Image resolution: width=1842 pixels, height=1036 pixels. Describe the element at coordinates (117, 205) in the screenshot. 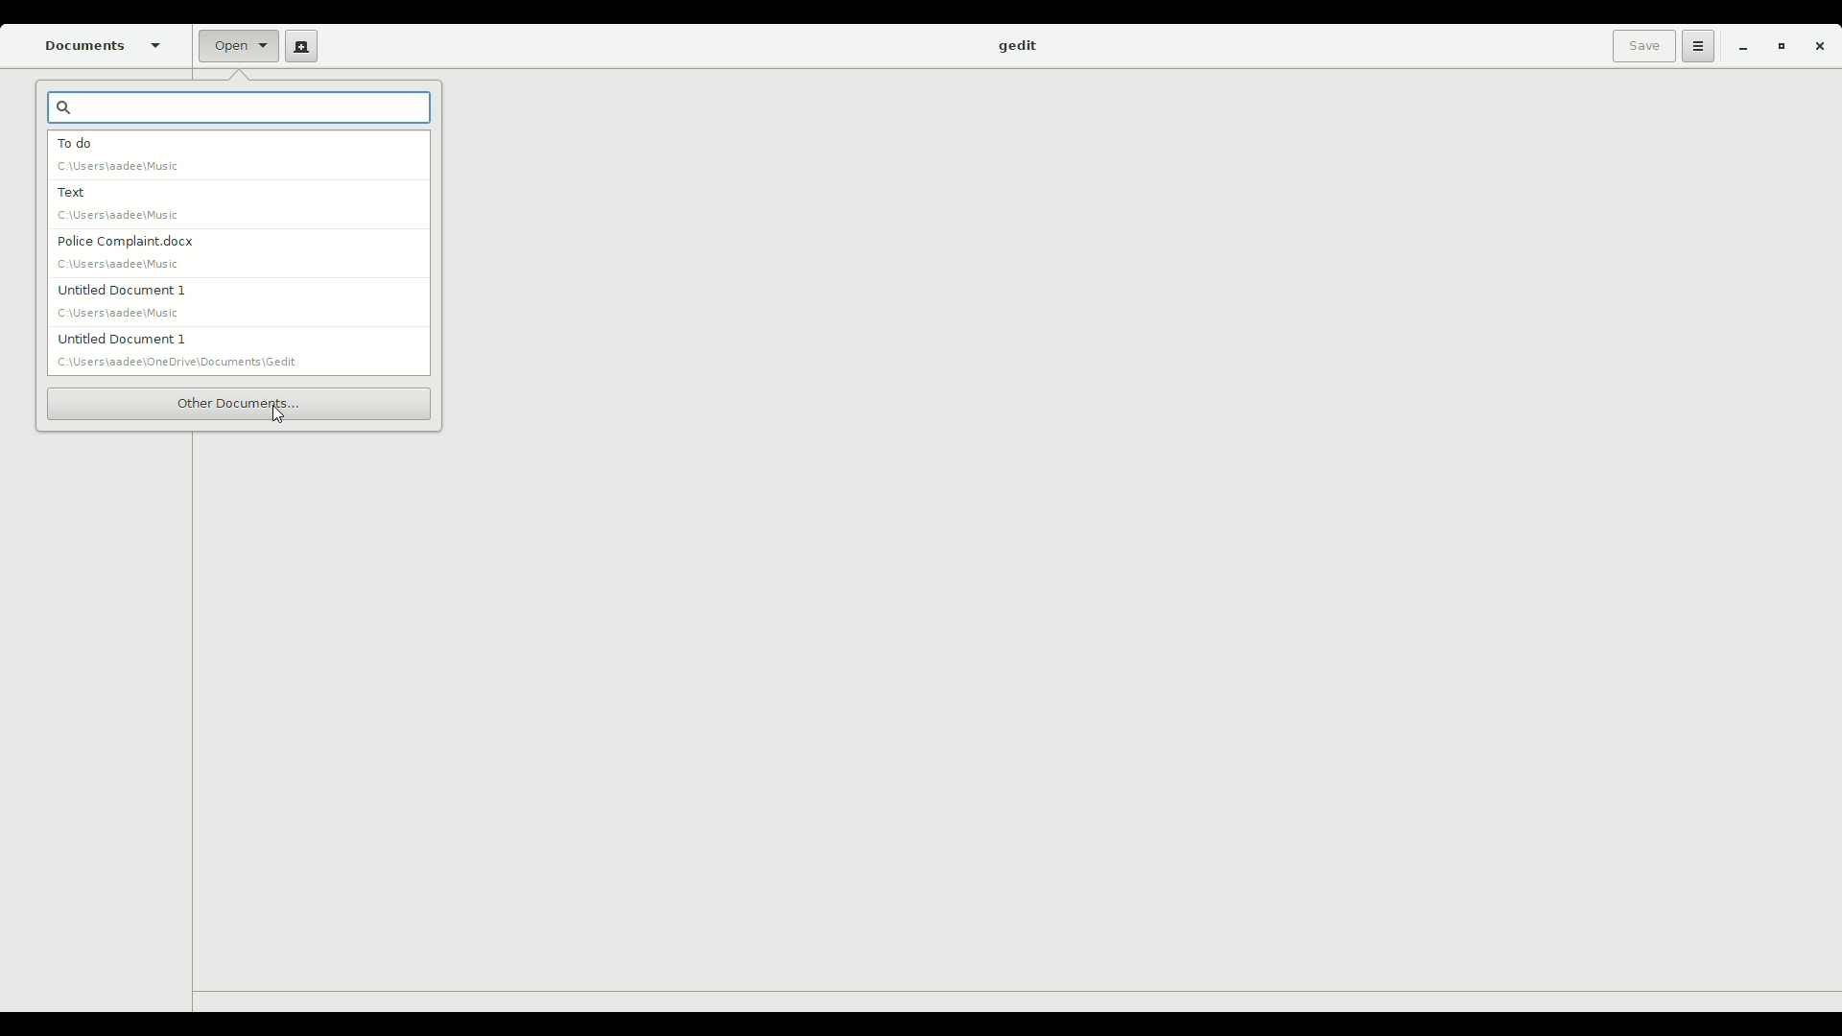

I see `Text` at that location.